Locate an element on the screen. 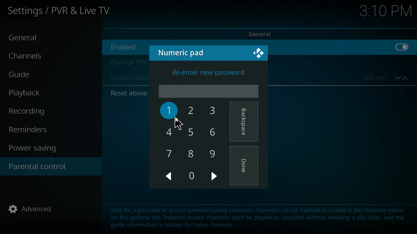 Image resolution: width=417 pixels, height=234 pixels. advanced is located at coordinates (35, 211).